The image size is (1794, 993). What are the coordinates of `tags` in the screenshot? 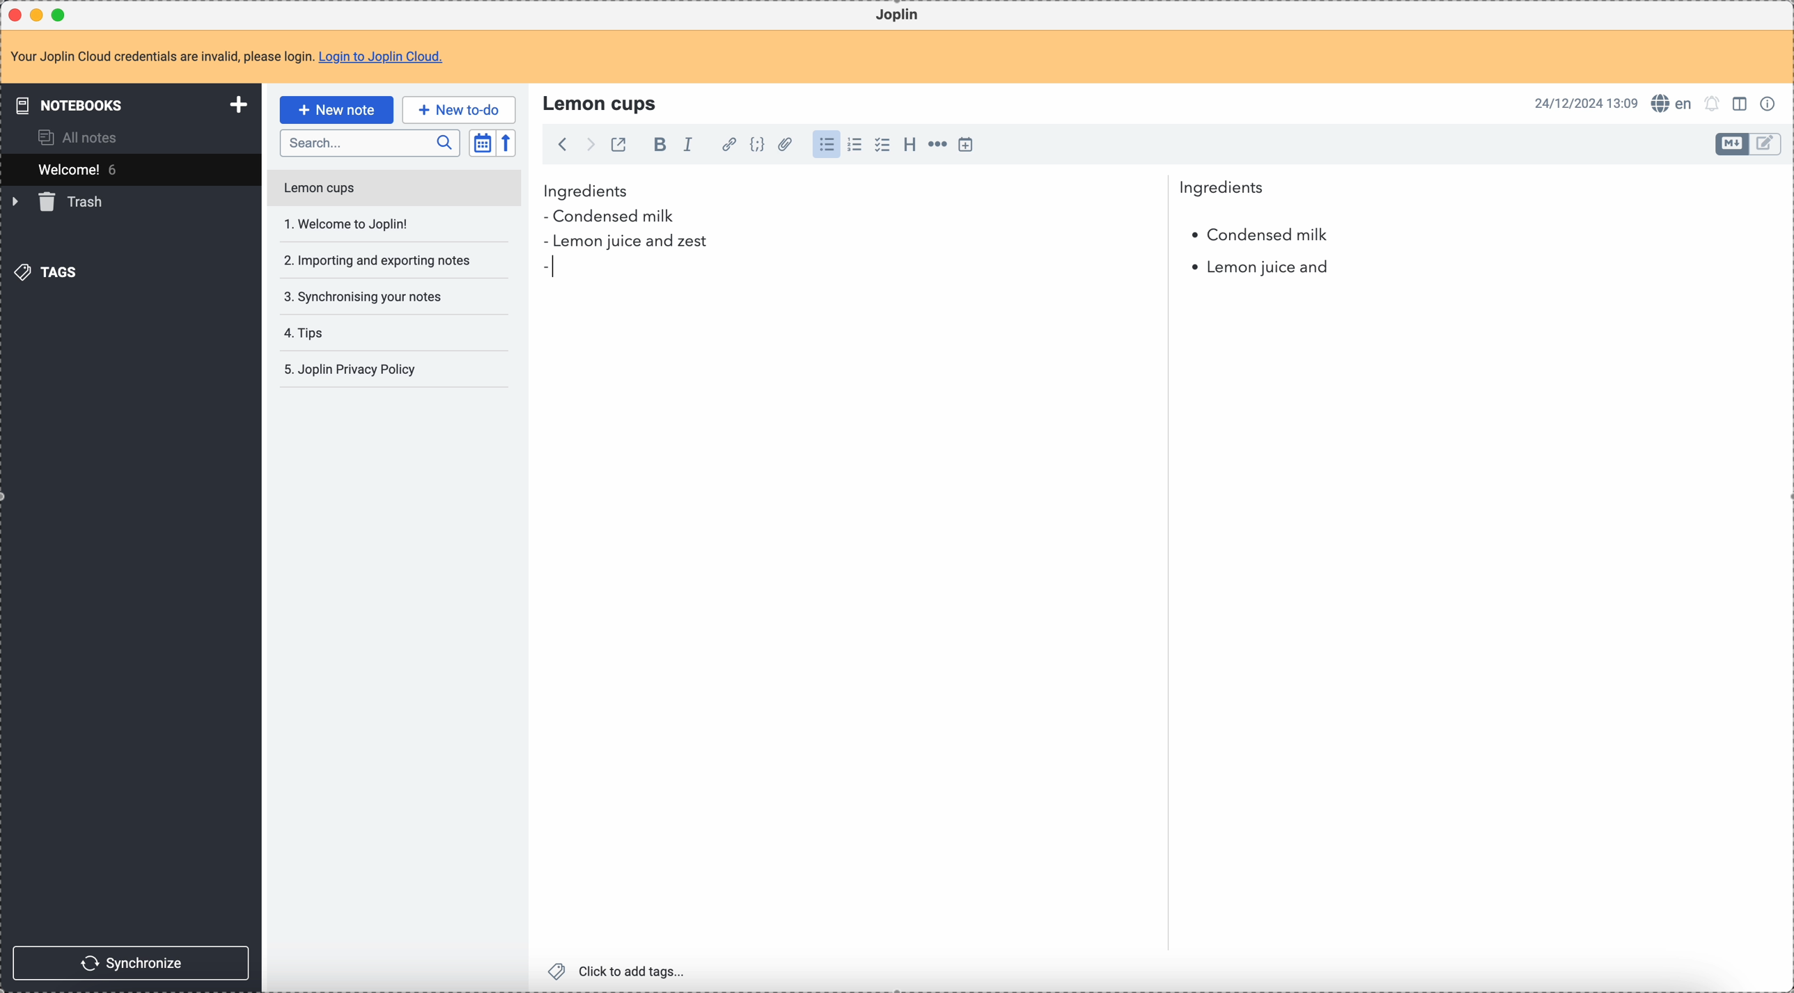 It's located at (49, 271).